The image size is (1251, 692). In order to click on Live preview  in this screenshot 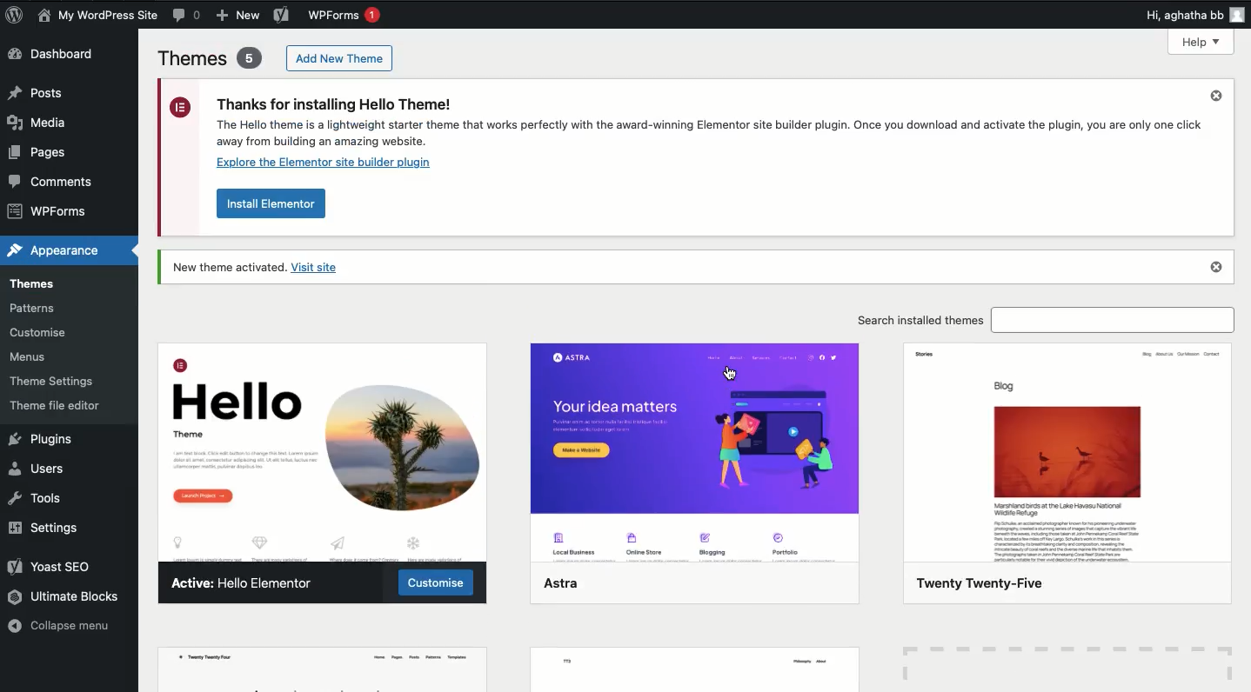, I will do `click(803, 360)`.